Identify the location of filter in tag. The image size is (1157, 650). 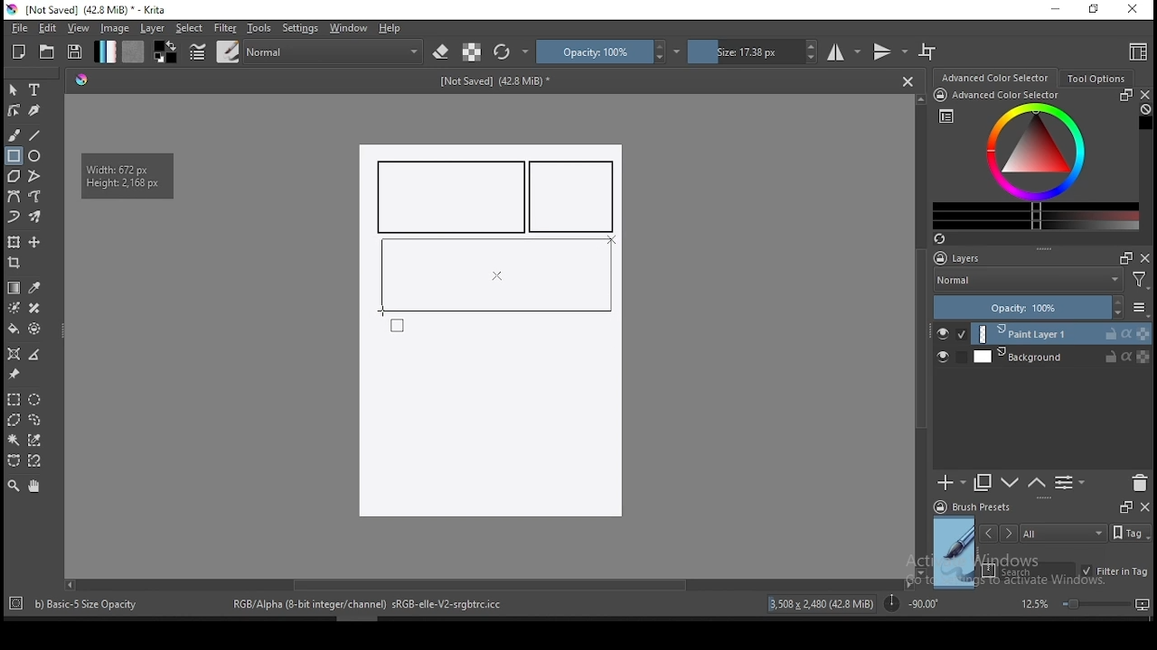
(1115, 572).